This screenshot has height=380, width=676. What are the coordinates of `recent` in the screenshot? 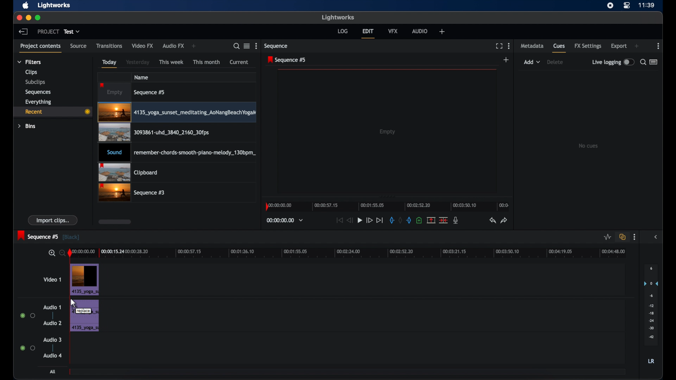 It's located at (52, 112).